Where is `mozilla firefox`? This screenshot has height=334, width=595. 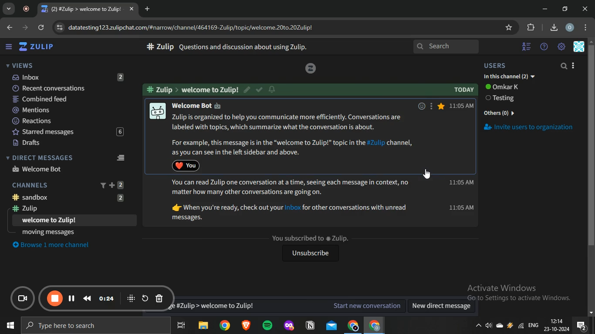
mozilla firefox is located at coordinates (288, 326).